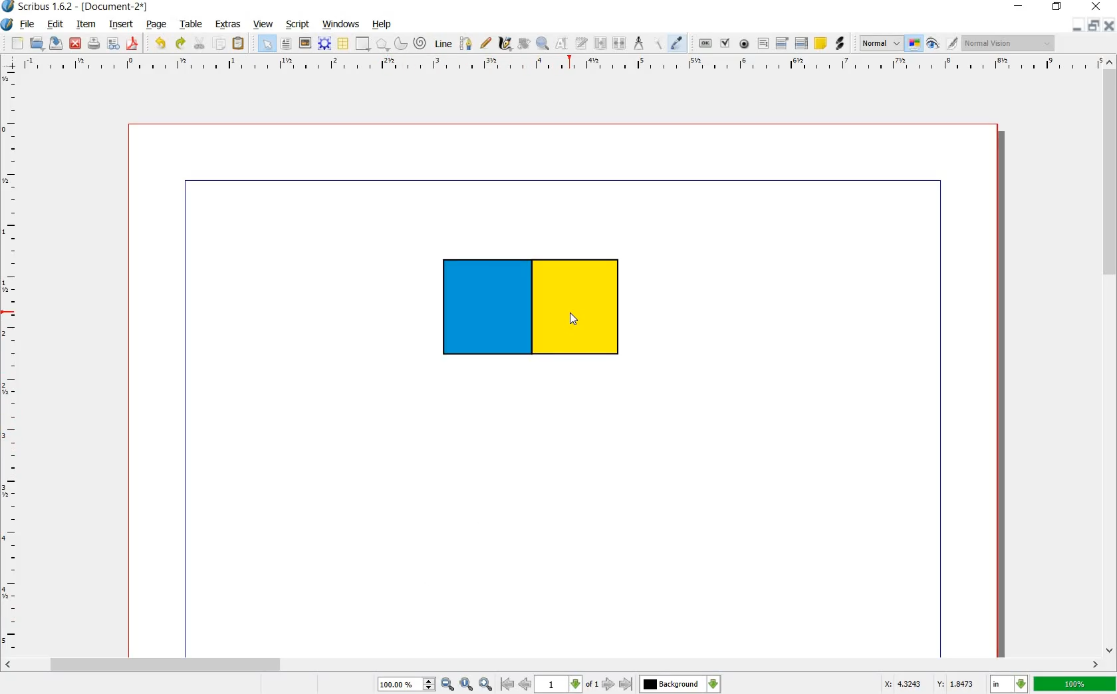 This screenshot has height=694, width=1117. I want to click on help, so click(380, 25).